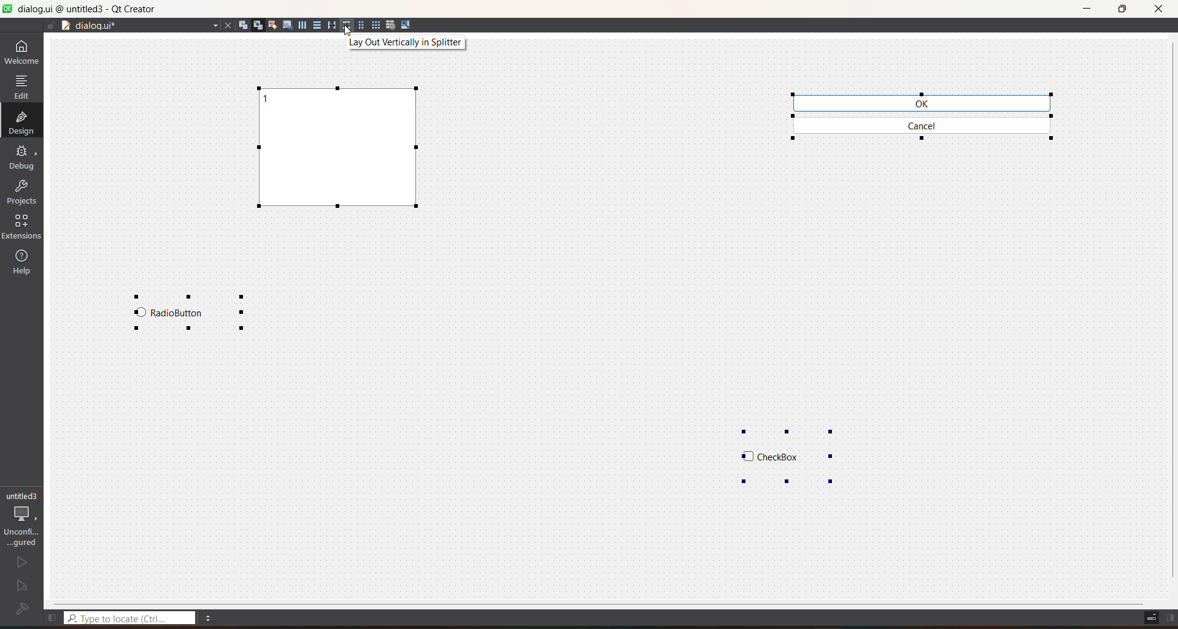 Image resolution: width=1178 pixels, height=629 pixels. Describe the element at coordinates (23, 51) in the screenshot. I see `welcome` at that location.